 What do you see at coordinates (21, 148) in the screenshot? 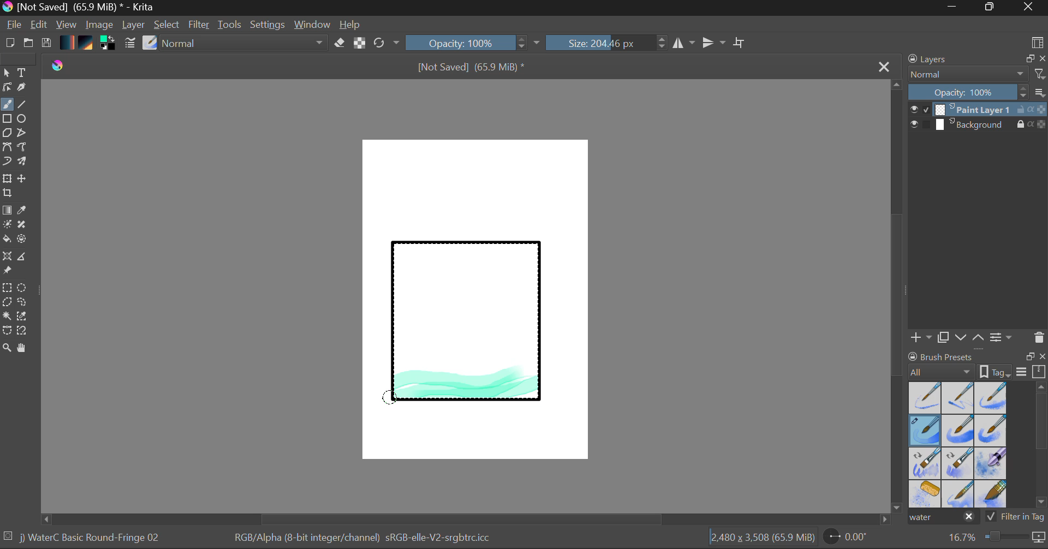
I see `Freehand Path Tool` at bounding box center [21, 148].